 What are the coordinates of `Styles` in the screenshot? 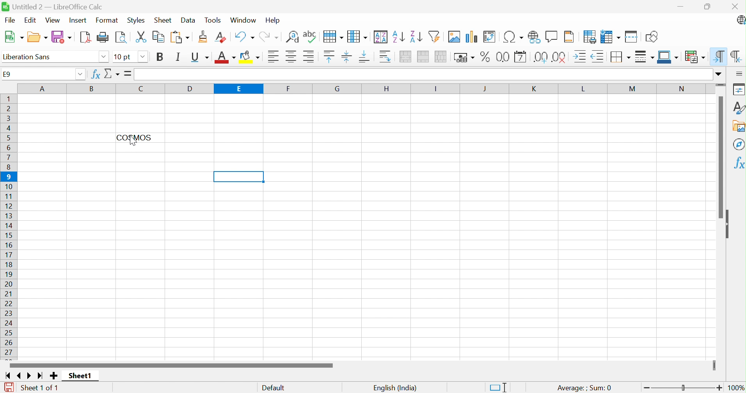 It's located at (136, 21).